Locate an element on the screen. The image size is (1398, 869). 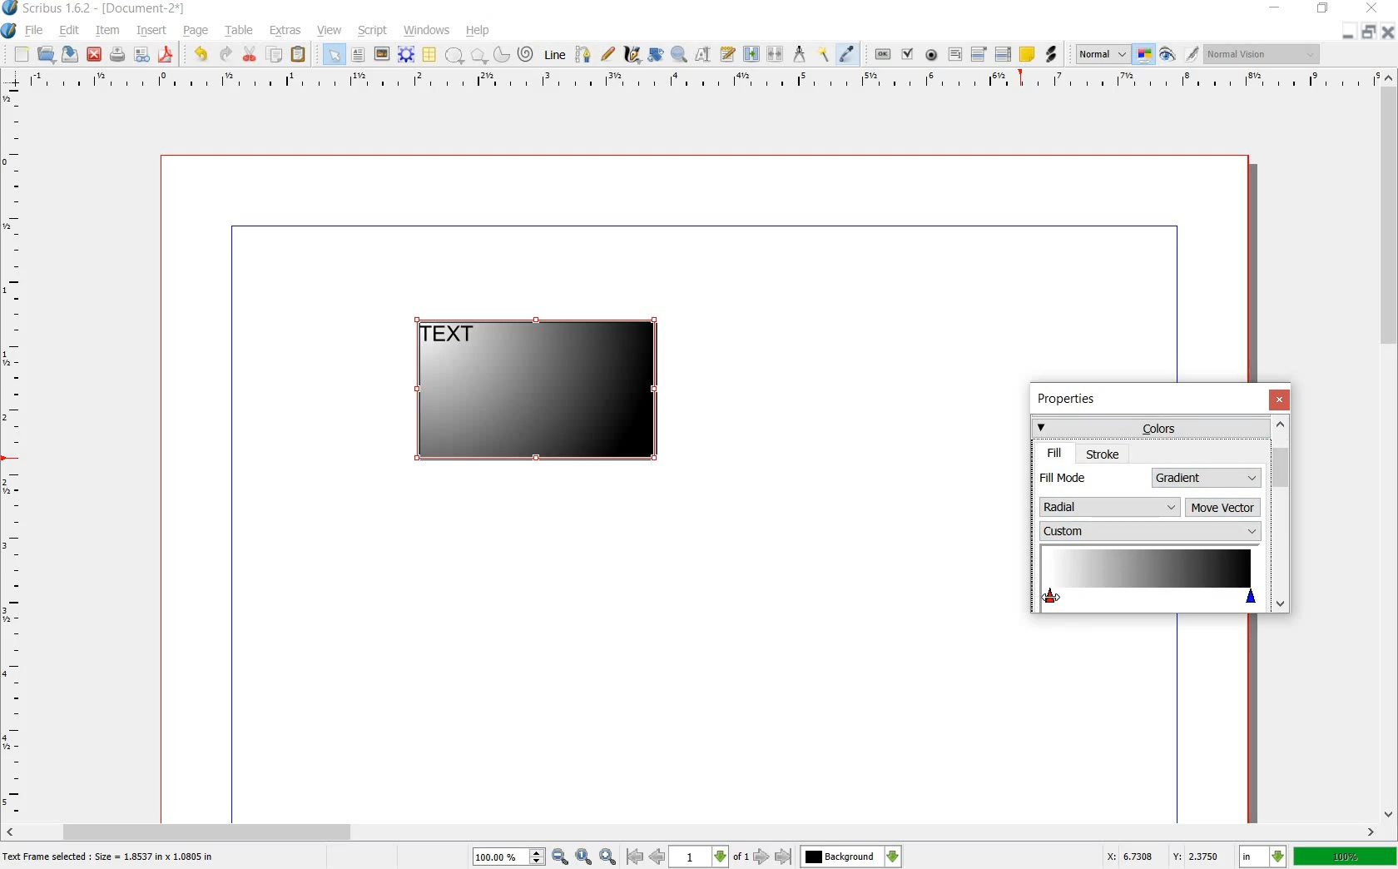
close is located at coordinates (1279, 400).